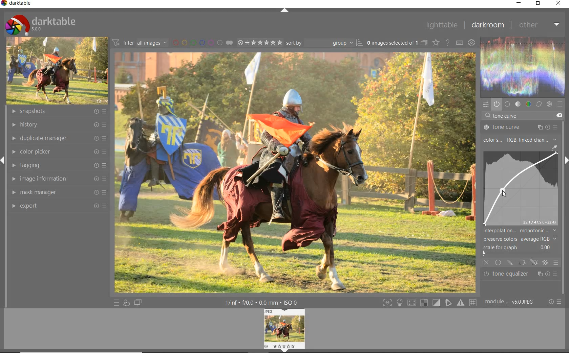  I want to click on darkroom, so click(487, 26).